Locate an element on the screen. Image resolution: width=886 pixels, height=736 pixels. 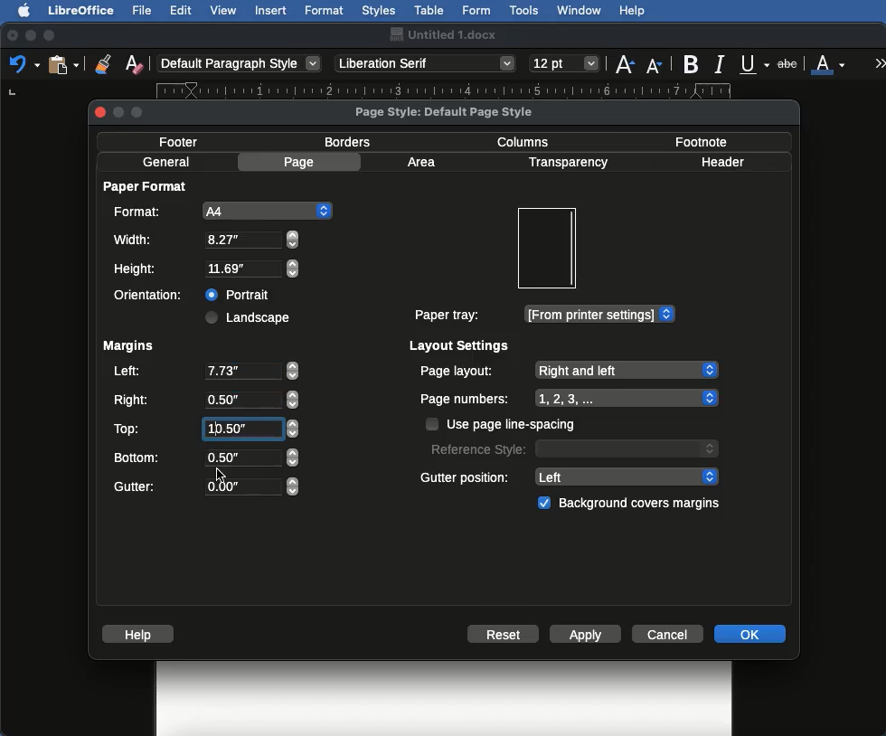
Gutter is located at coordinates (206, 487).